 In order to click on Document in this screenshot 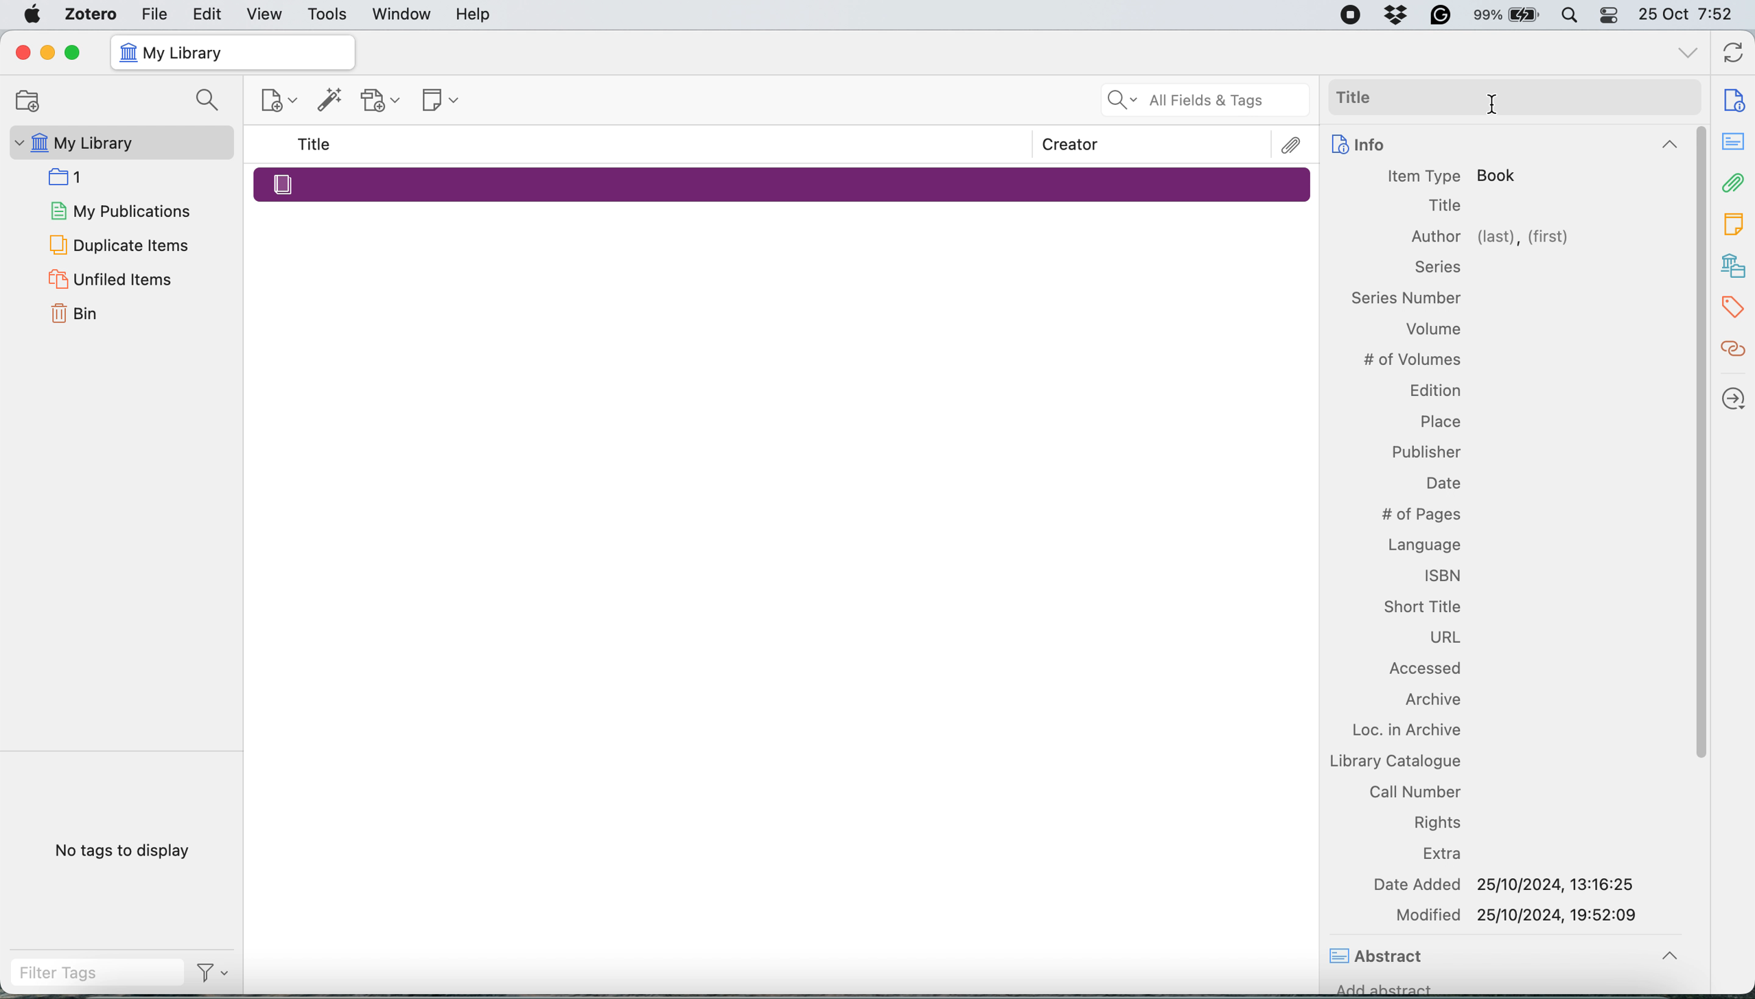, I will do `click(1735, 100)`.